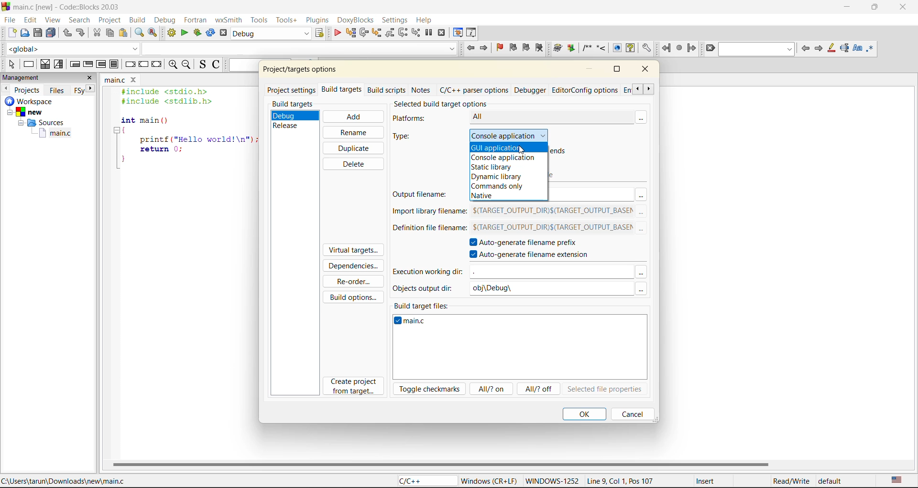 The image size is (918, 488). I want to click on notes, so click(422, 89).